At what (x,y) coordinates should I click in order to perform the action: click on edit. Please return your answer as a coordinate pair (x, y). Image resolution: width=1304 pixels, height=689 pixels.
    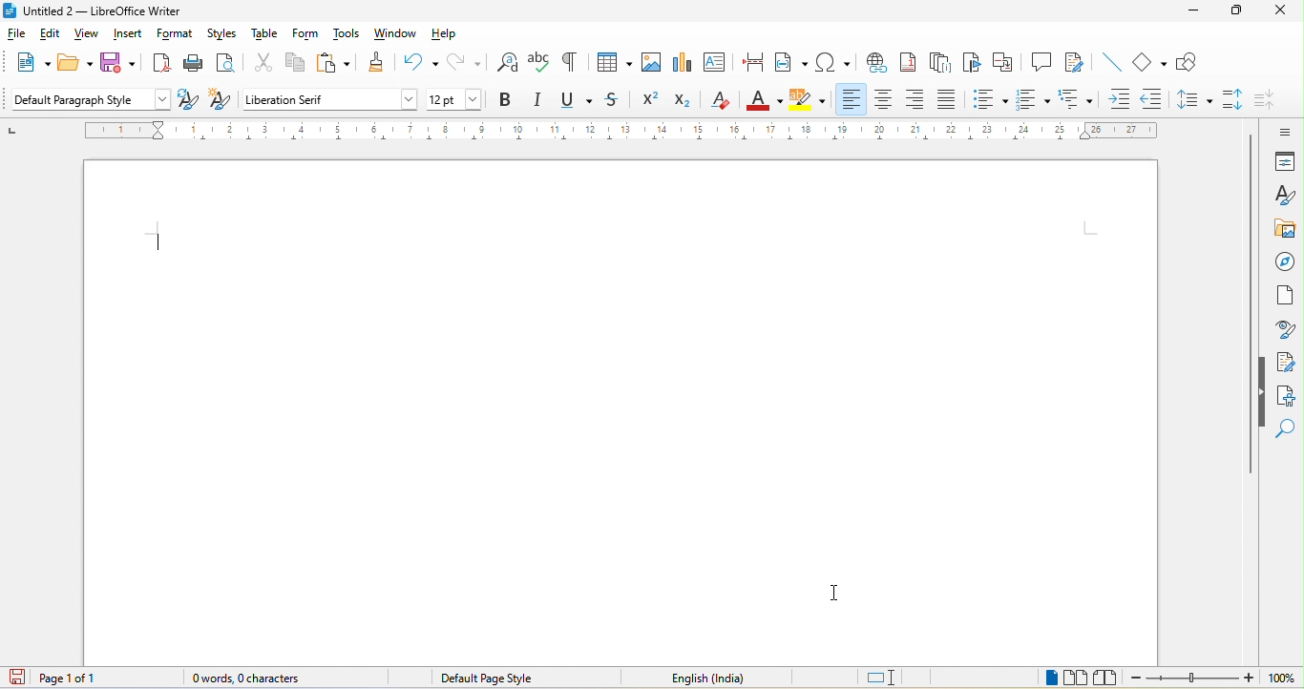
    Looking at the image, I should click on (53, 36).